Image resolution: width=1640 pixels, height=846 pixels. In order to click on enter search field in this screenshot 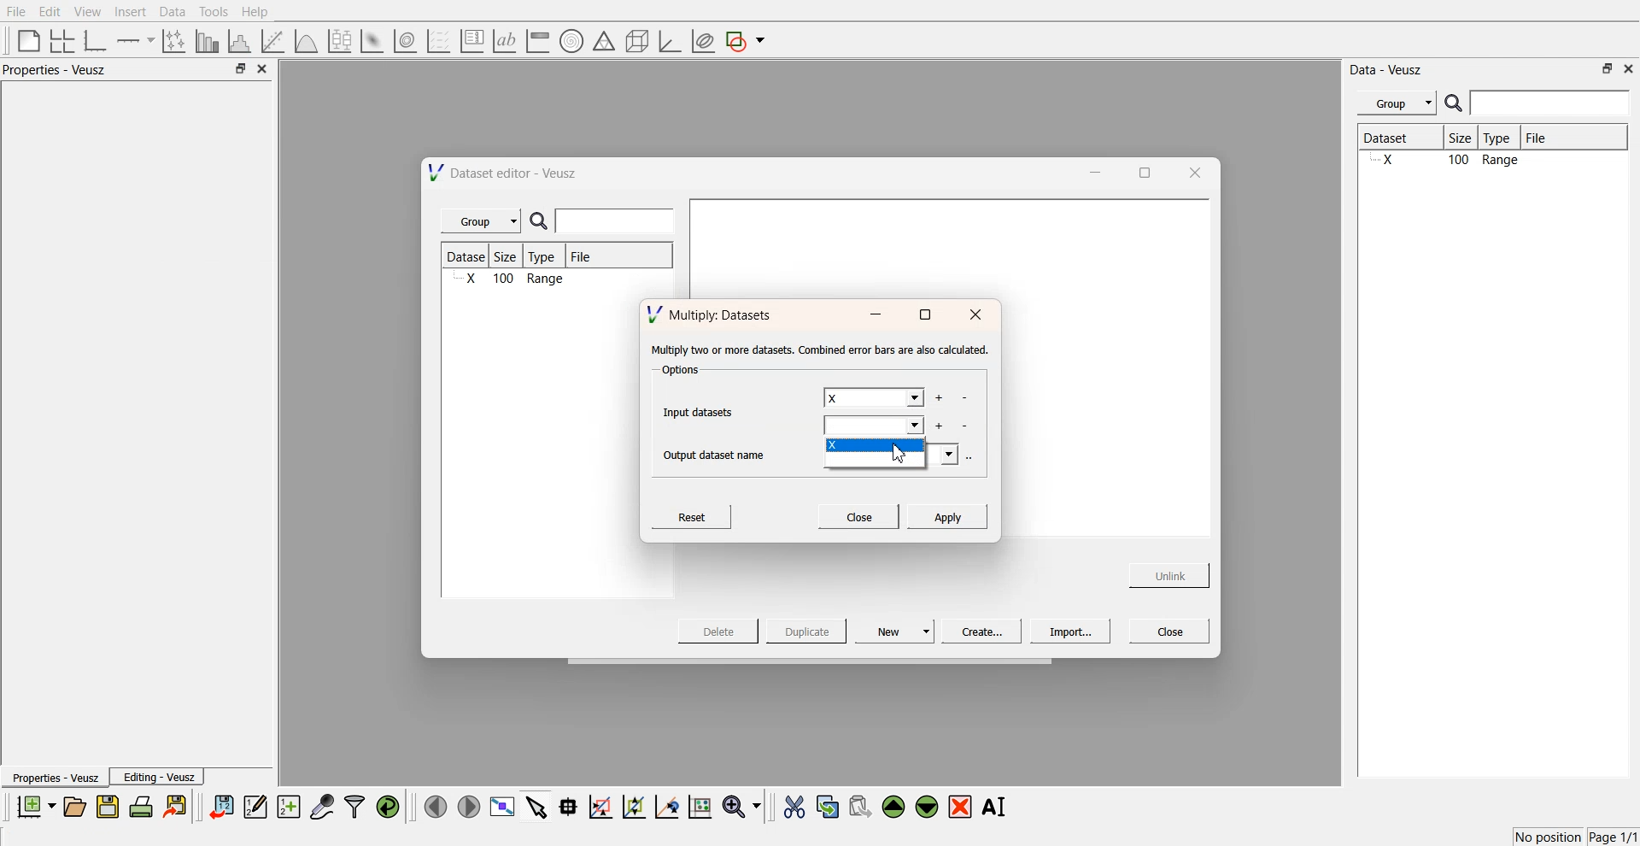, I will do `click(1552, 103)`.